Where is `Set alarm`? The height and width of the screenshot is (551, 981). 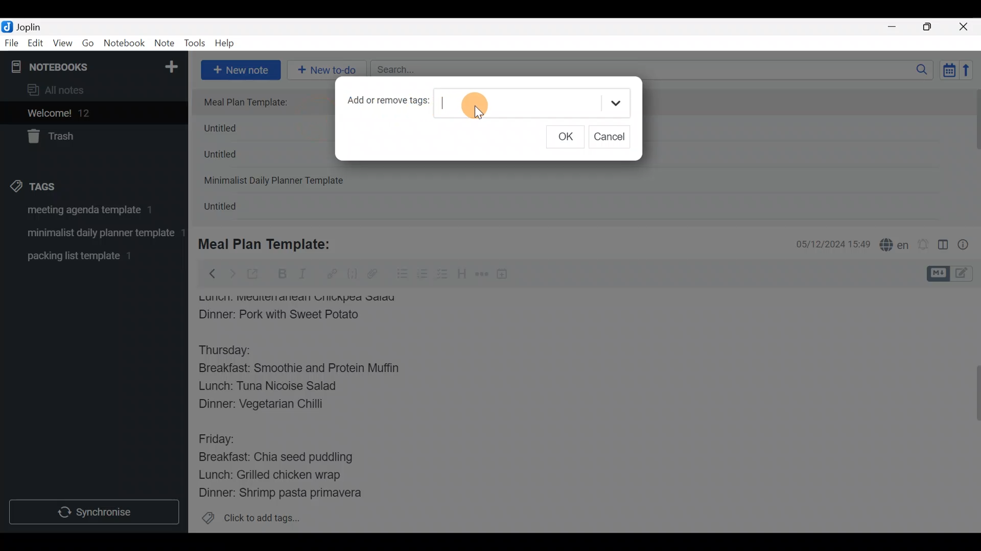 Set alarm is located at coordinates (924, 245).